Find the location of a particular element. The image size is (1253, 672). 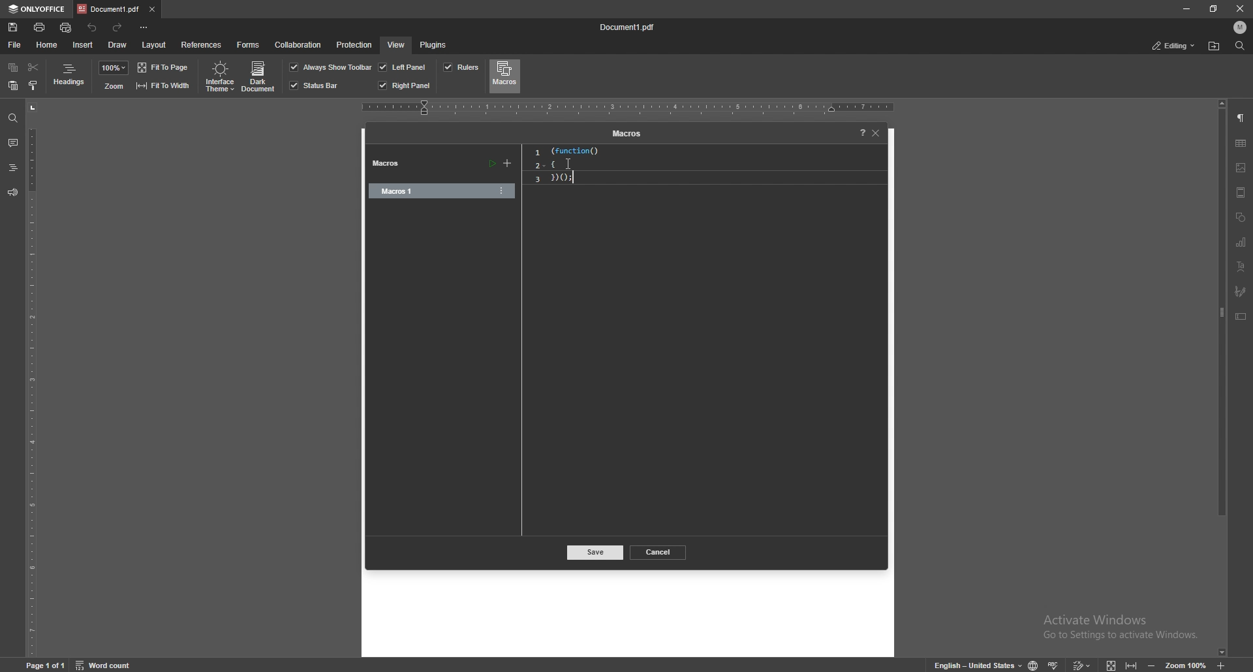

macros is located at coordinates (391, 164).